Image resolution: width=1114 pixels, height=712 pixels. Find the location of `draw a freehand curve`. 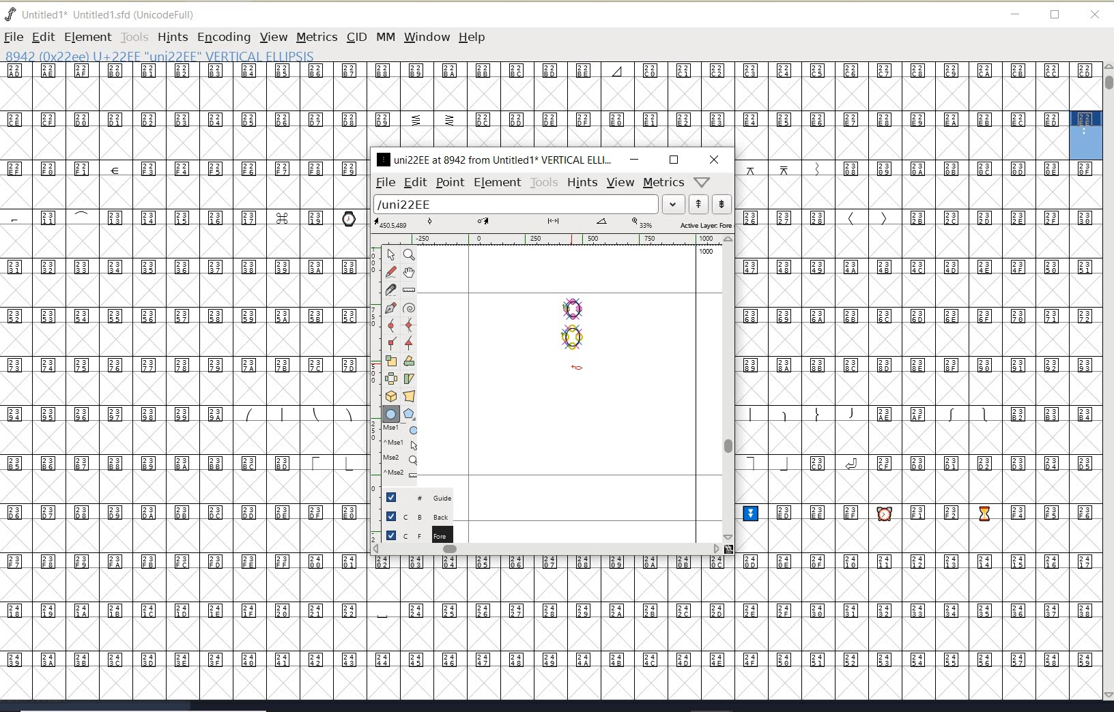

draw a freehand curve is located at coordinates (392, 271).